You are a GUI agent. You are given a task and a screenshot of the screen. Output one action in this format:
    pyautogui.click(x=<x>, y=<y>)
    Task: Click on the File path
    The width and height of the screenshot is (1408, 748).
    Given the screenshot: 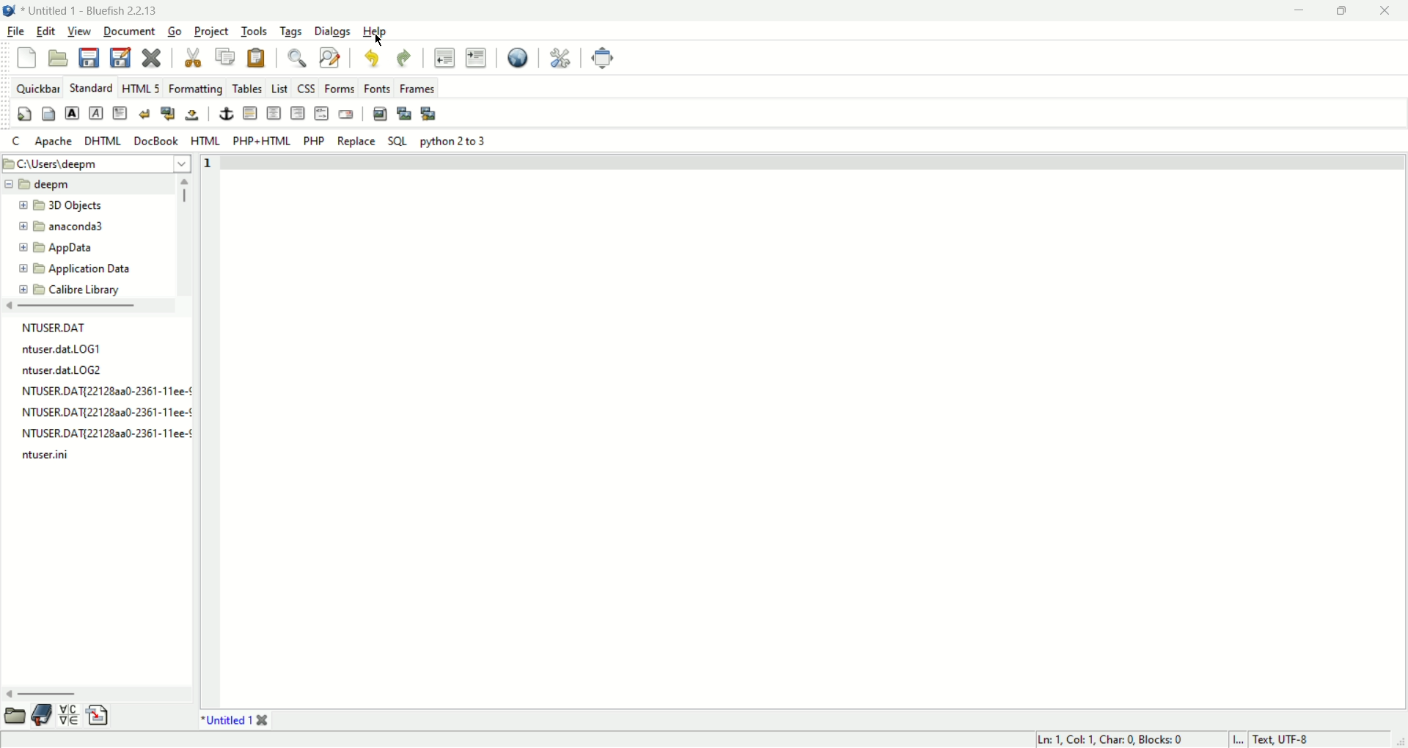 What is the action you would take?
    pyautogui.click(x=96, y=164)
    